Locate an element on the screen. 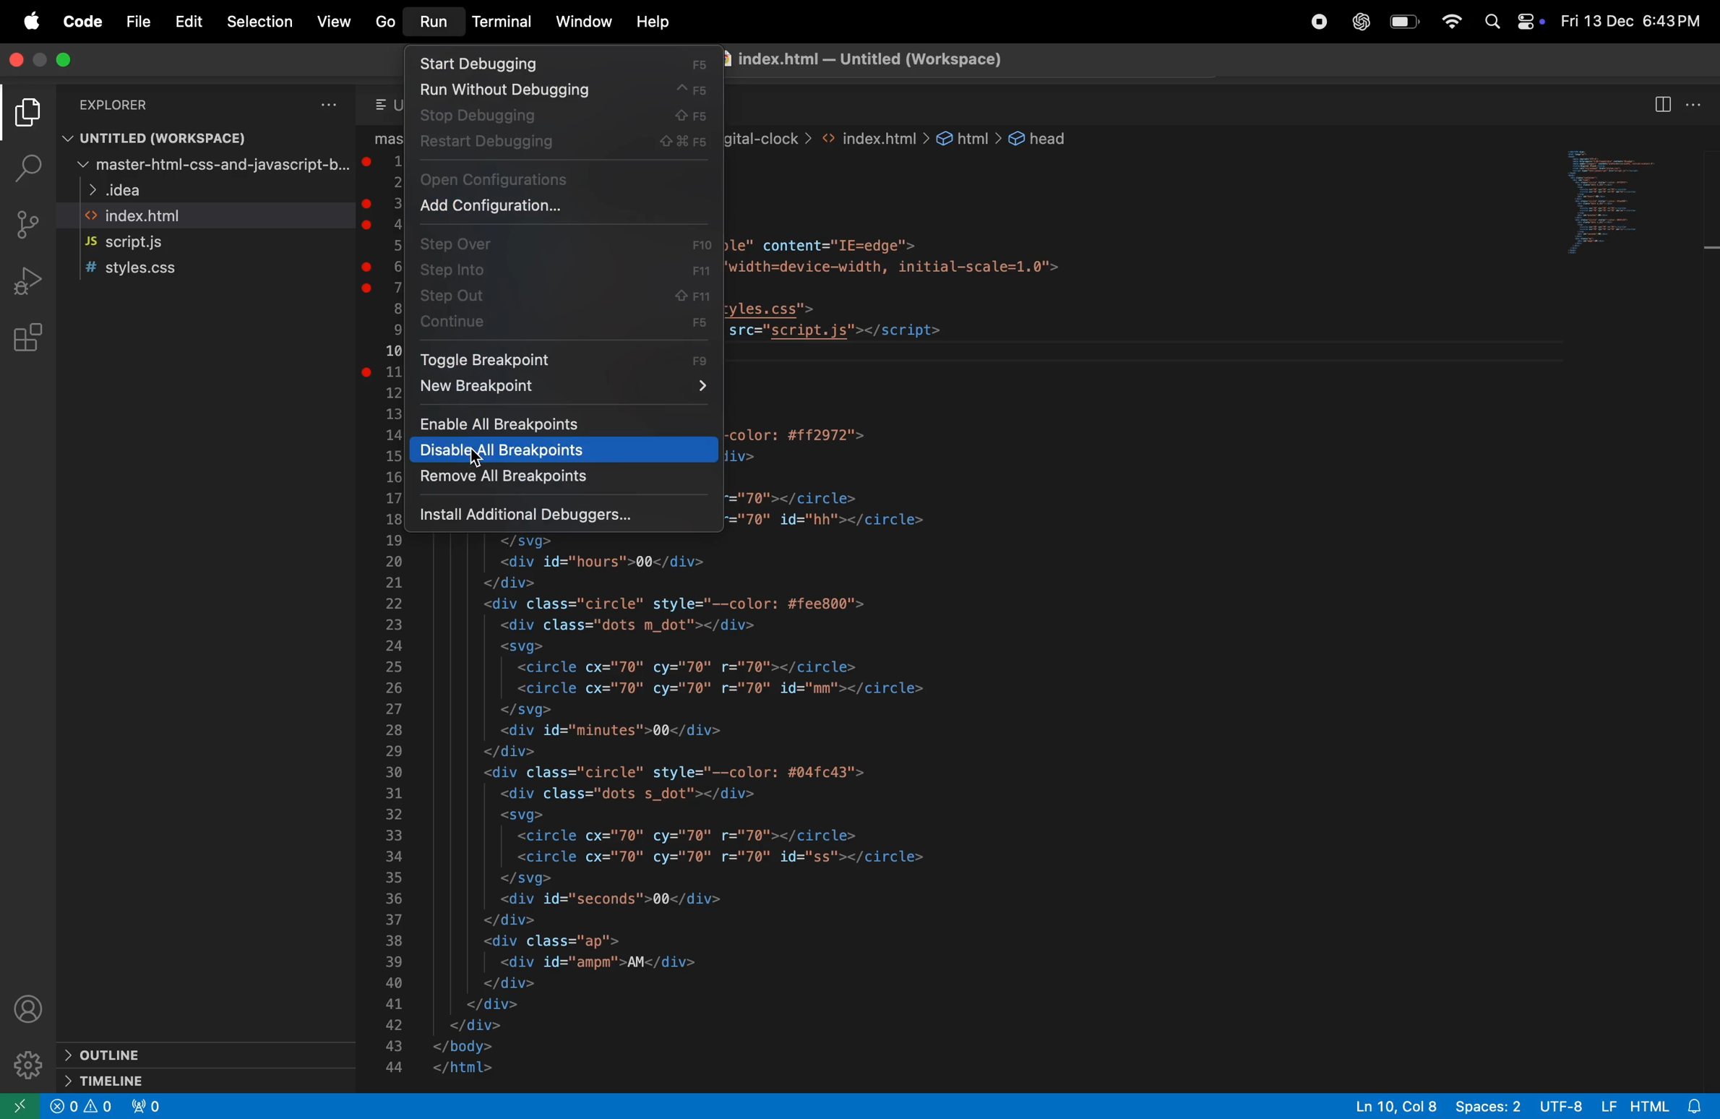  restart debugging is located at coordinates (562, 142).